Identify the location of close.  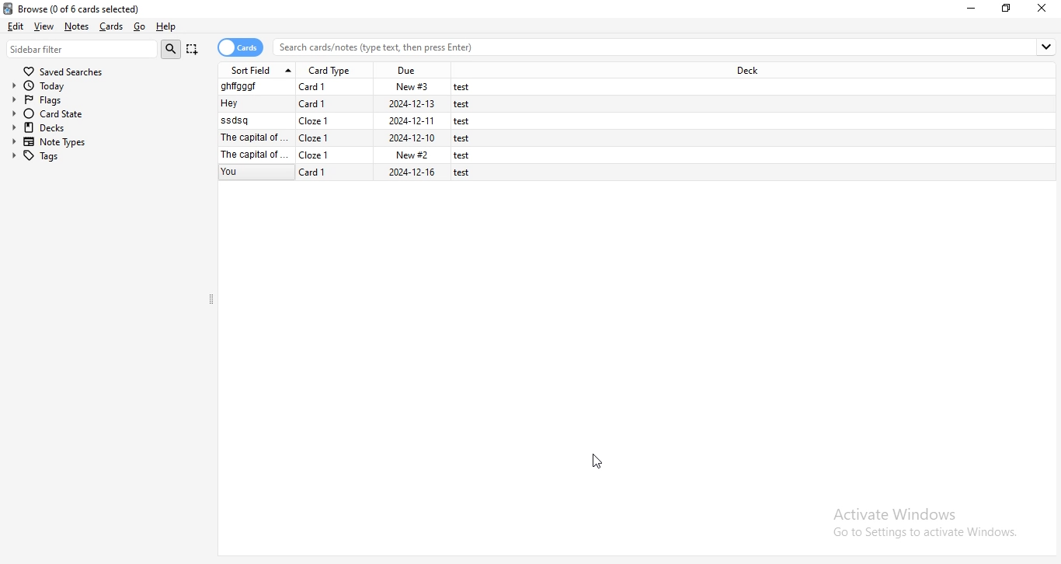
(1043, 9).